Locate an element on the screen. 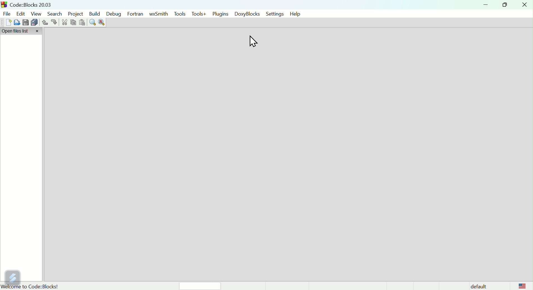 The image size is (533, 290). Undo is located at coordinates (45, 23).